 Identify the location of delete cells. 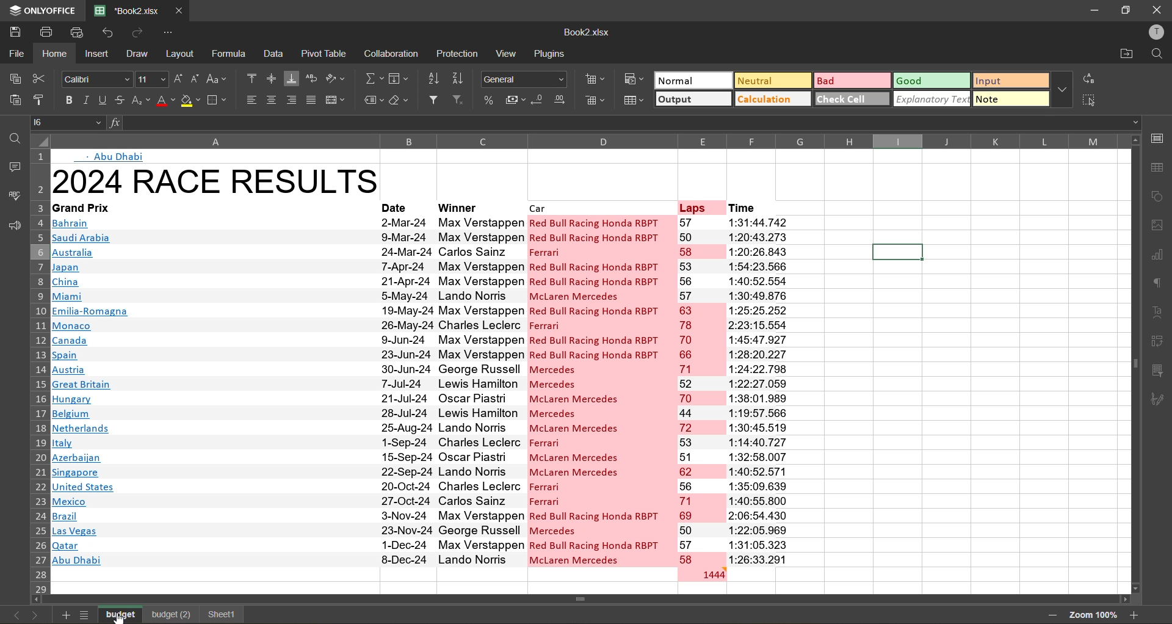
(596, 101).